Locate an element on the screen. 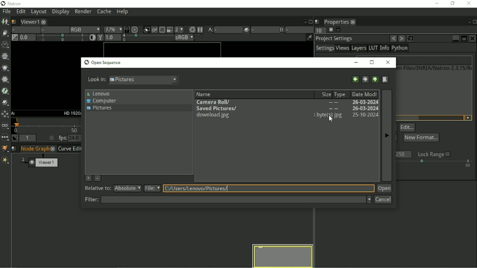 The width and height of the screenshot is (477, 268). RGB is located at coordinates (83, 29).